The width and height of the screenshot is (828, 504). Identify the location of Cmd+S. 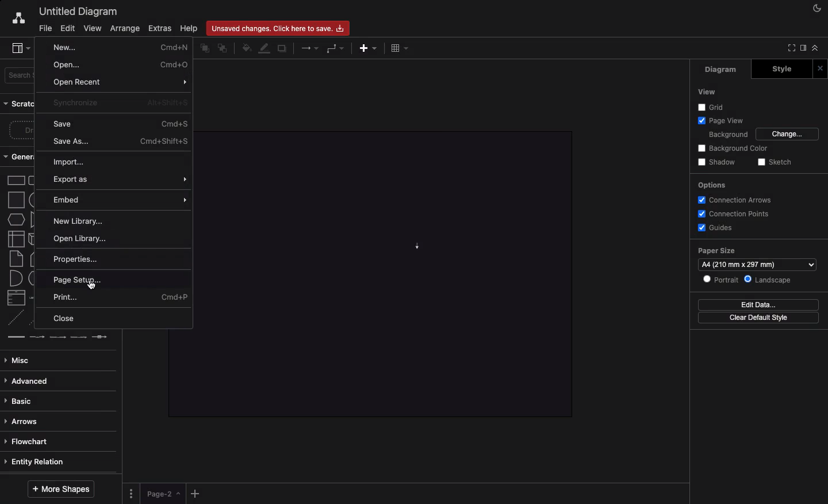
(173, 124).